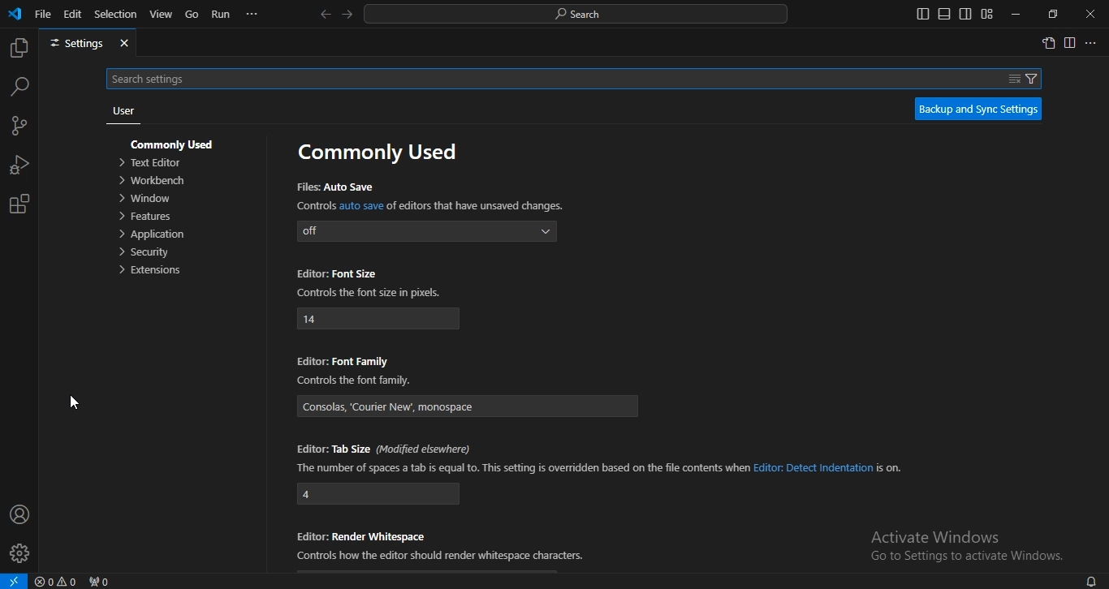 The width and height of the screenshot is (1109, 589). Describe the element at coordinates (444, 545) in the screenshot. I see `Editor: Render Whitespace
Controls how the editor should render whitespace characters.` at that location.